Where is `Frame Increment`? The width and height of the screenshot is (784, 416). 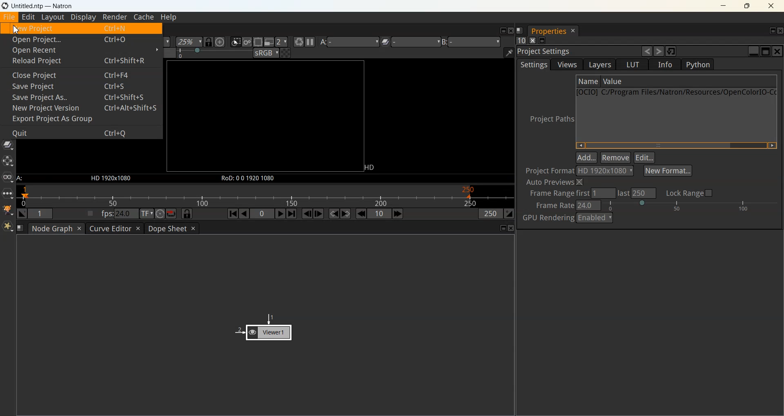
Frame Increment is located at coordinates (379, 213).